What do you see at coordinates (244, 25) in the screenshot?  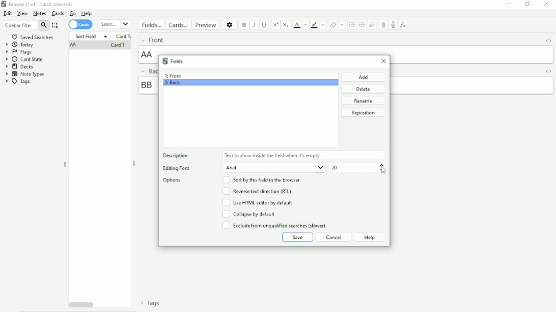 I see `Bold` at bounding box center [244, 25].